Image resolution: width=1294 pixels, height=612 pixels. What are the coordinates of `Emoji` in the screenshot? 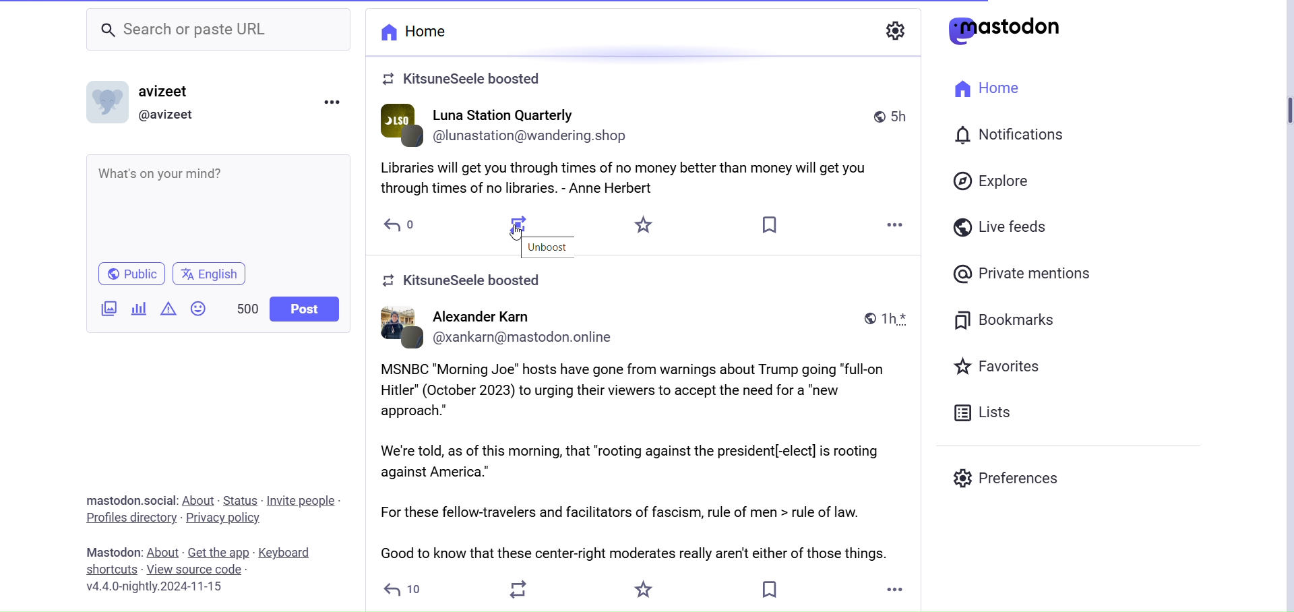 It's located at (199, 308).